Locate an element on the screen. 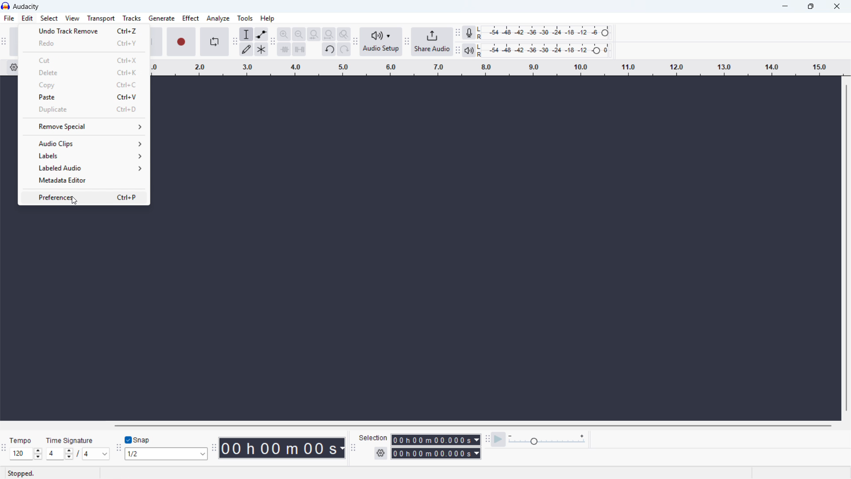 This screenshot has width=851, height=479. set tempo is located at coordinates (26, 448).